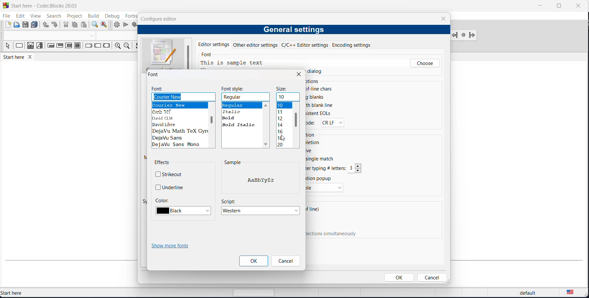 This screenshot has height=298, width=589. Describe the element at coordinates (136, 47) in the screenshot. I see `source comments` at that location.